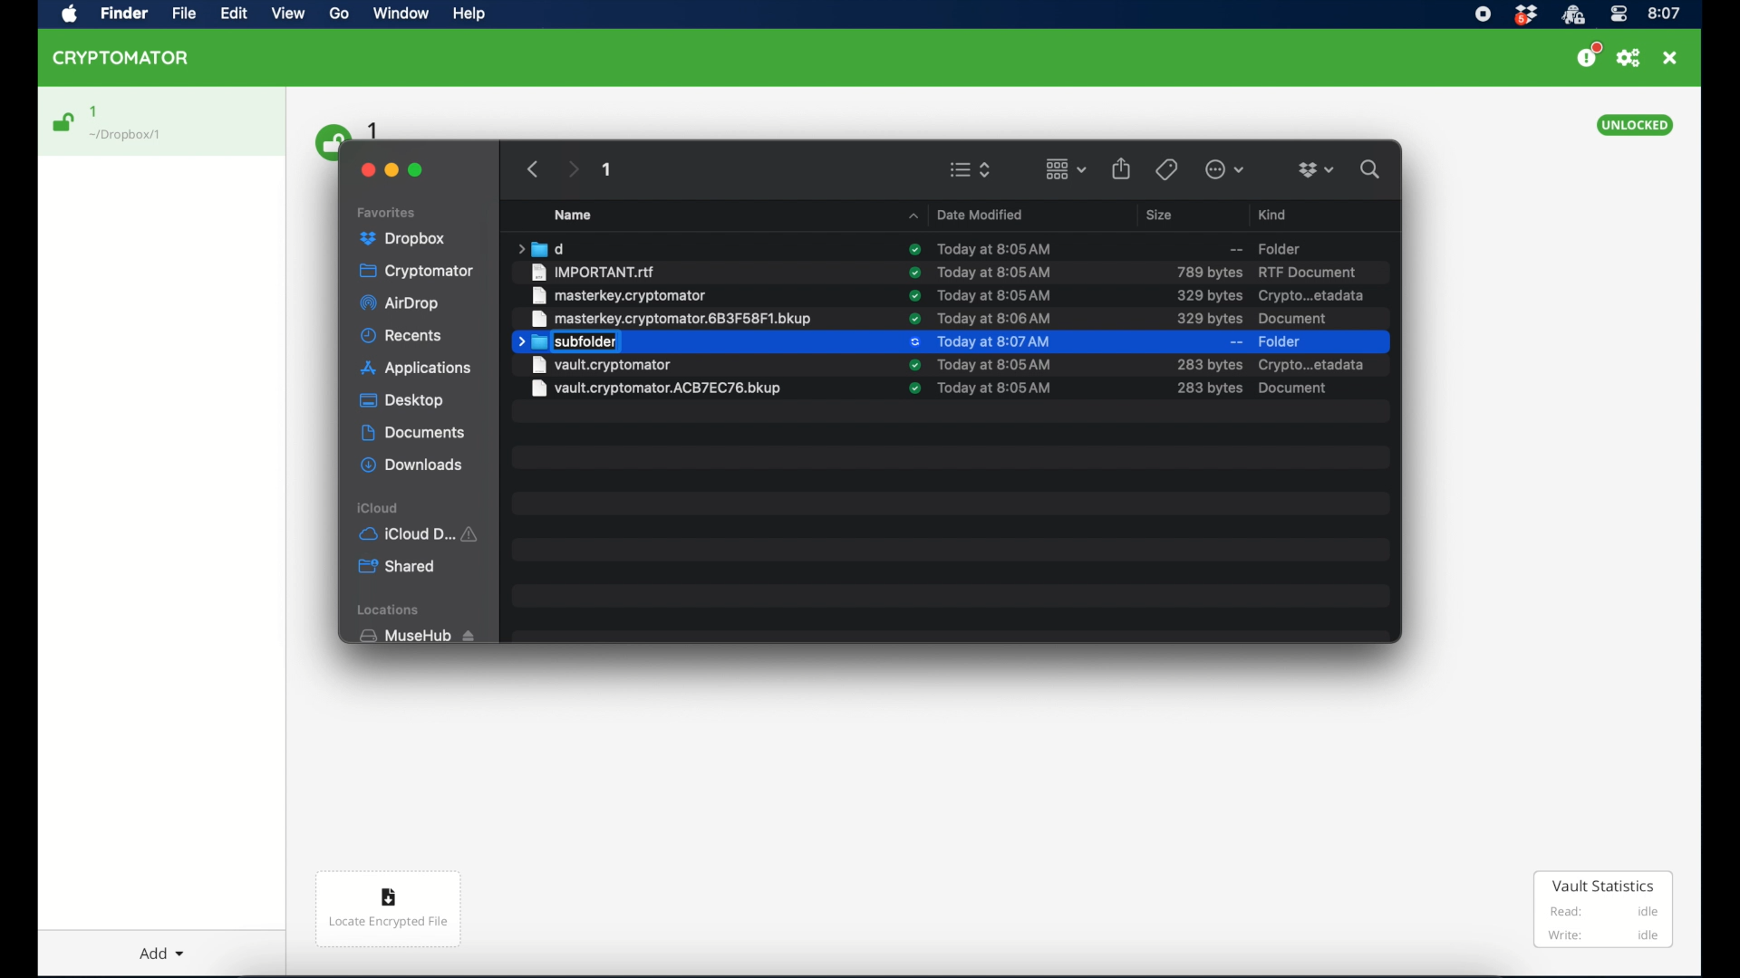  I want to click on subfolder, so click(566, 342).